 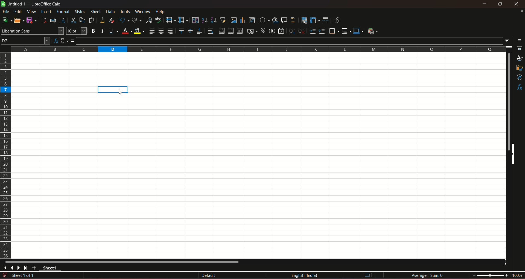 What do you see at coordinates (96, 12) in the screenshot?
I see `sheet` at bounding box center [96, 12].